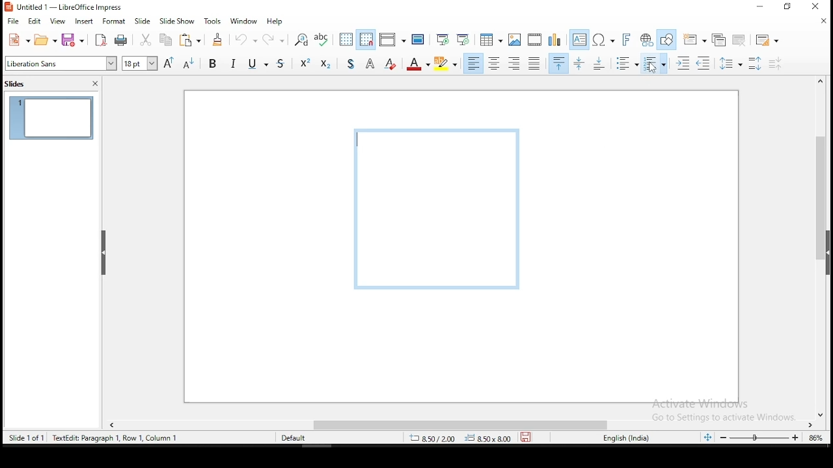  I want to click on duplicate slide, so click(717, 38).